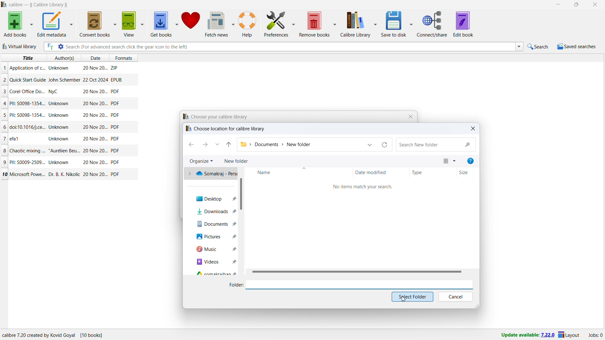 This screenshot has width=605, height=340. Describe the element at coordinates (177, 24) in the screenshot. I see `get books options` at that location.